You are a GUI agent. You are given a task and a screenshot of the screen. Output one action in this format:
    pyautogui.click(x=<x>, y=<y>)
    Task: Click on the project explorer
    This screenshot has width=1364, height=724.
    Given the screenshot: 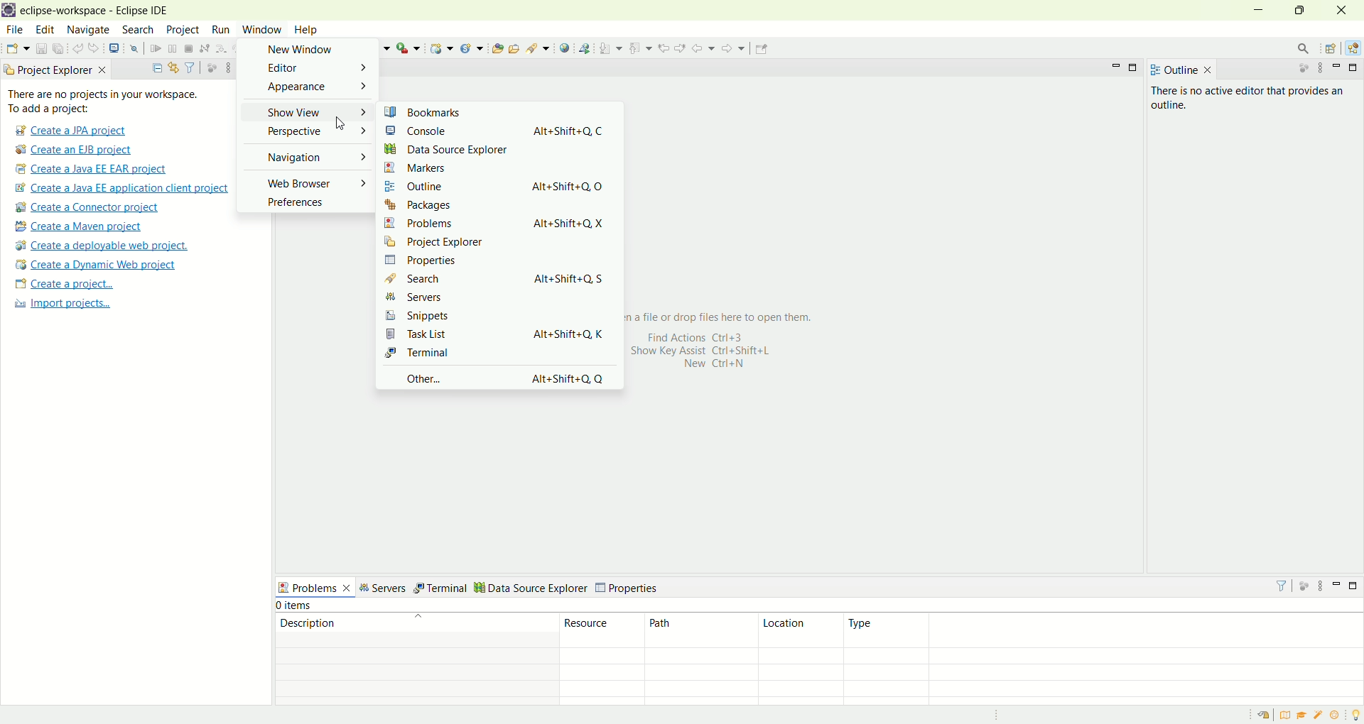 What is the action you would take?
    pyautogui.click(x=55, y=70)
    